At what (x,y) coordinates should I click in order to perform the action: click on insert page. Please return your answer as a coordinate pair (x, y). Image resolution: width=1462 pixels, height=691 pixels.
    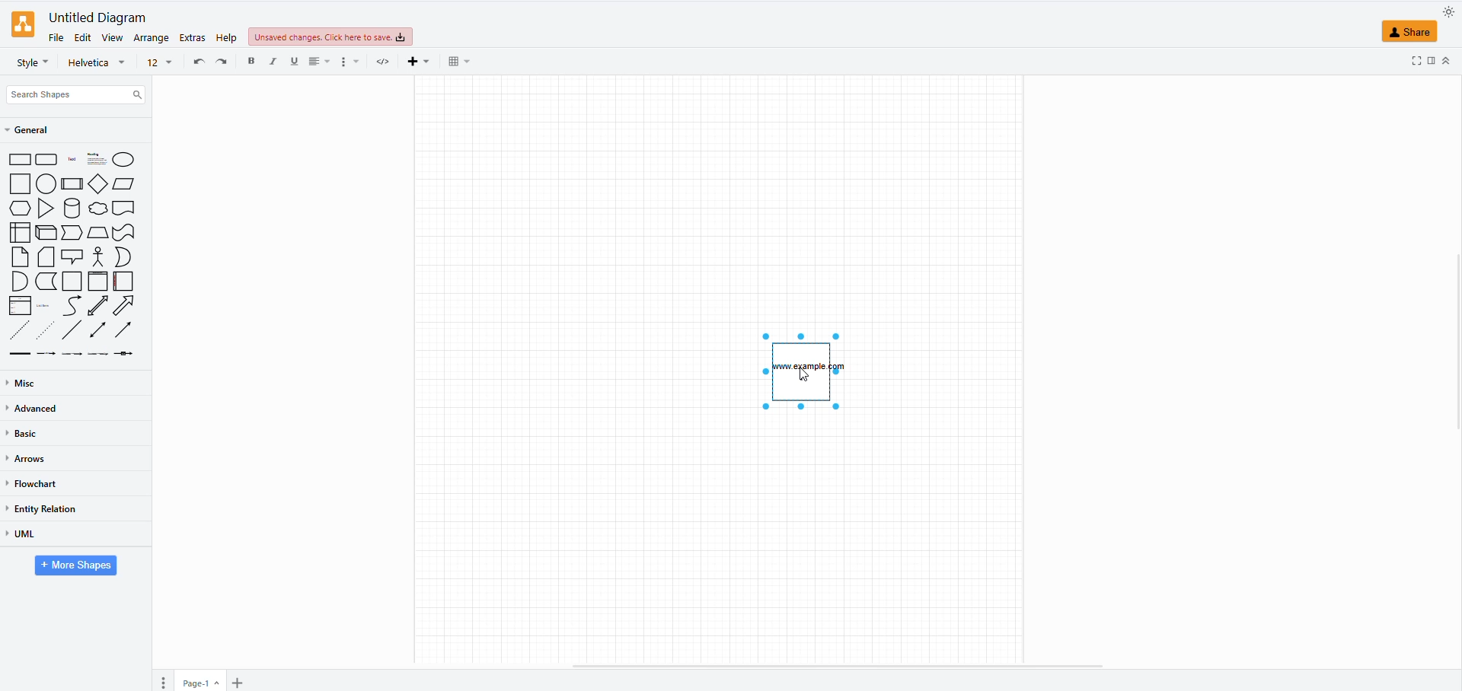
    Looking at the image, I should click on (236, 683).